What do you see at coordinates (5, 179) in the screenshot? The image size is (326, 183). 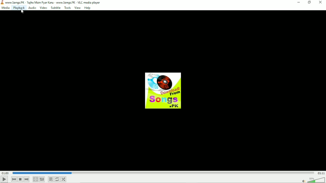 I see `Play` at bounding box center [5, 179].